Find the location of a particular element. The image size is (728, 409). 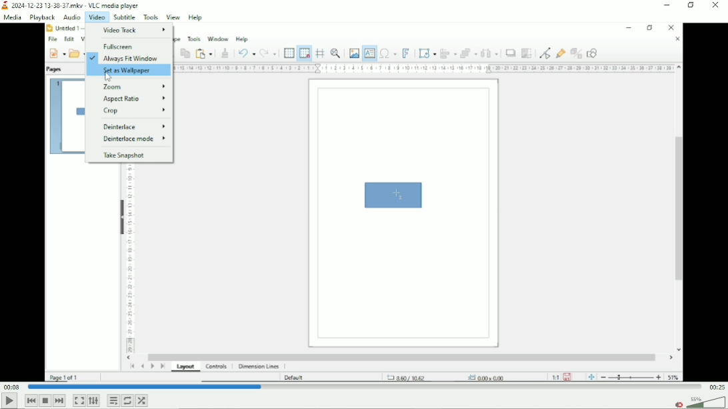

Play duration is located at coordinates (365, 387).